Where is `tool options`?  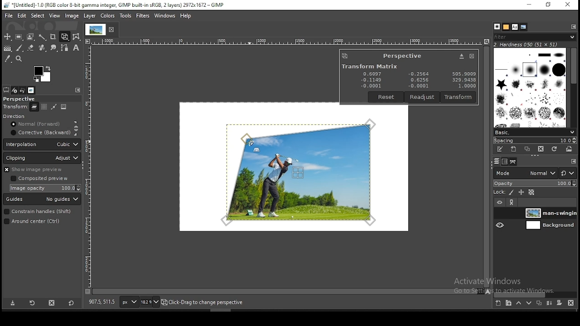
tool options is located at coordinates (6, 90).